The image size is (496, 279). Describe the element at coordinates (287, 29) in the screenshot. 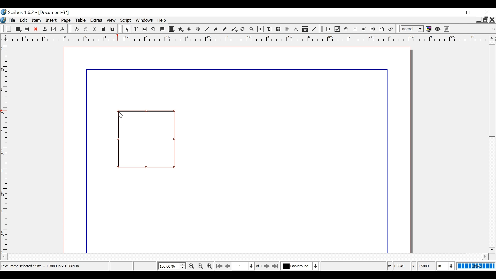

I see `Unlink text frames` at that location.